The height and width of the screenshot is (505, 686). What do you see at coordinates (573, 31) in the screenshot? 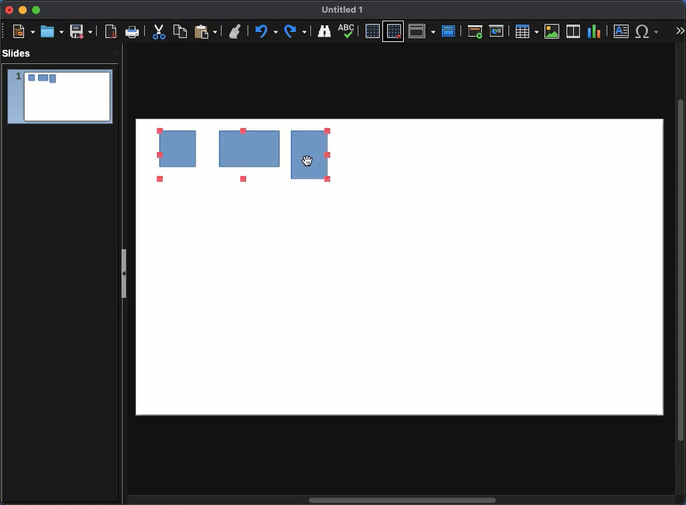
I see `Insert audio or video` at bounding box center [573, 31].